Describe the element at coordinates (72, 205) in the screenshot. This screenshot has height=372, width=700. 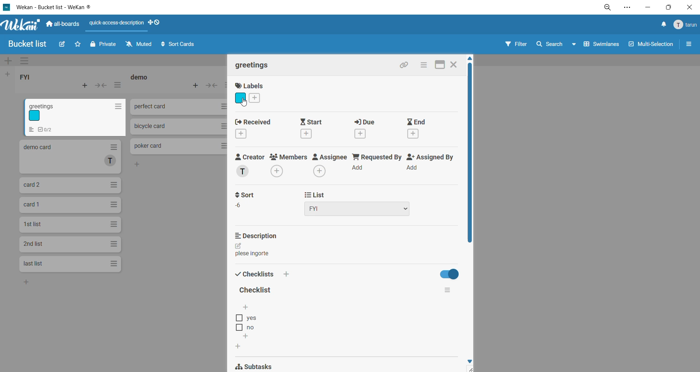
I see `card 1` at that location.